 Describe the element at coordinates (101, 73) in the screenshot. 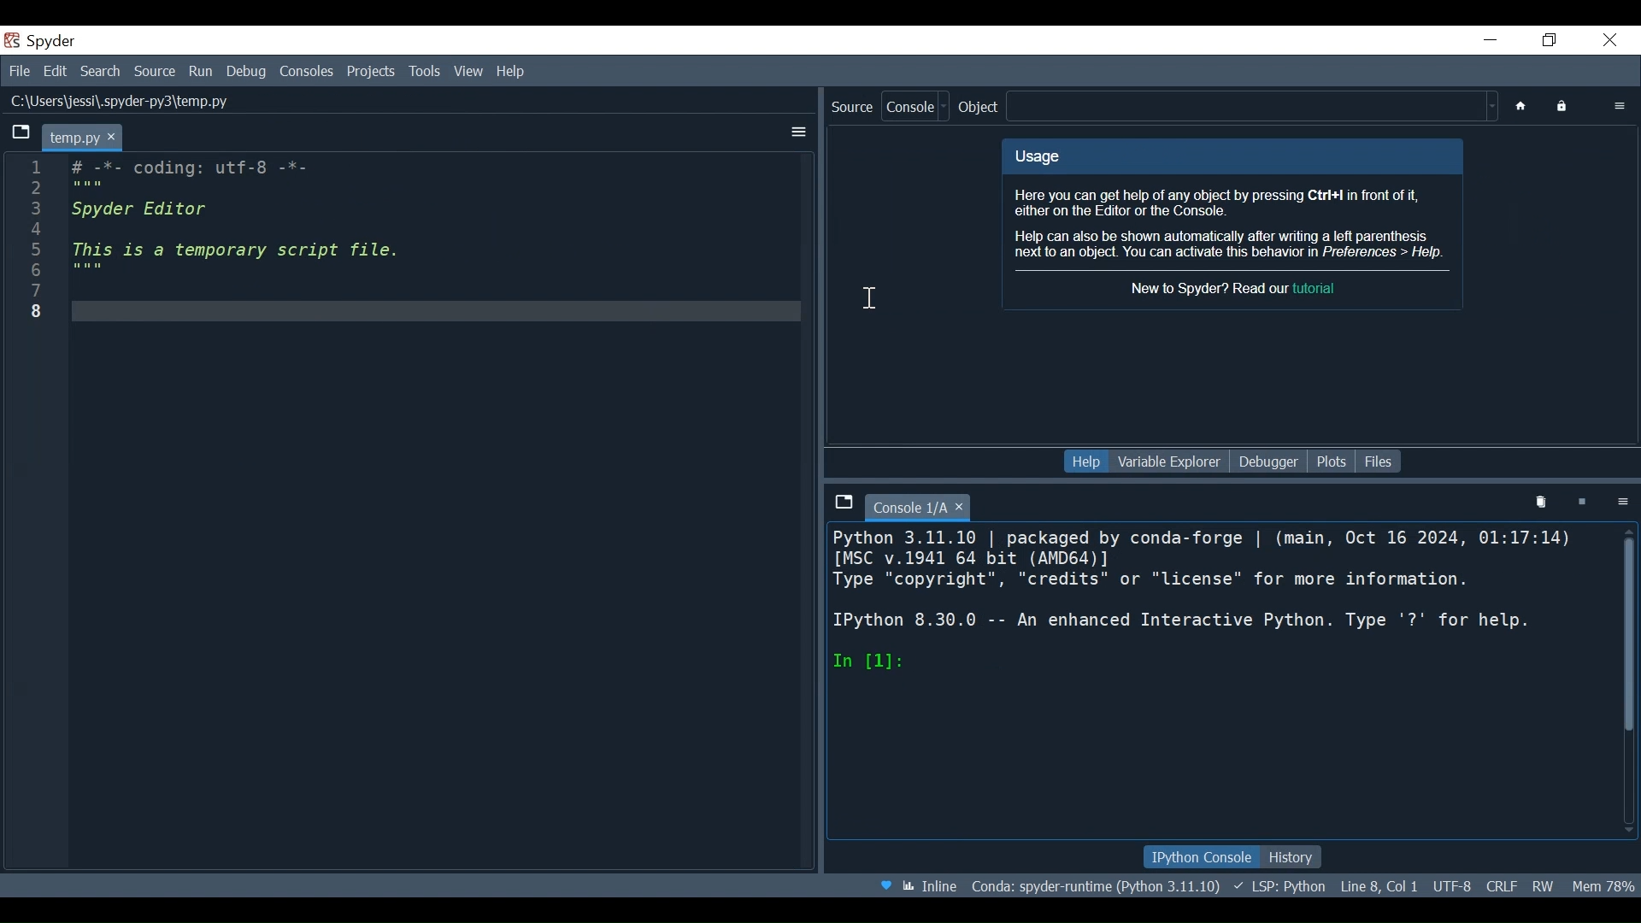

I see `Search` at that location.